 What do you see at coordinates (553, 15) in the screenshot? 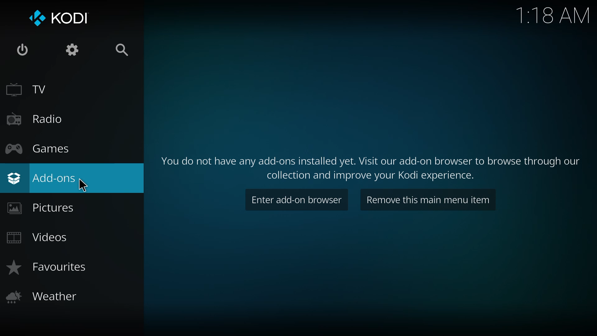
I see `time` at bounding box center [553, 15].